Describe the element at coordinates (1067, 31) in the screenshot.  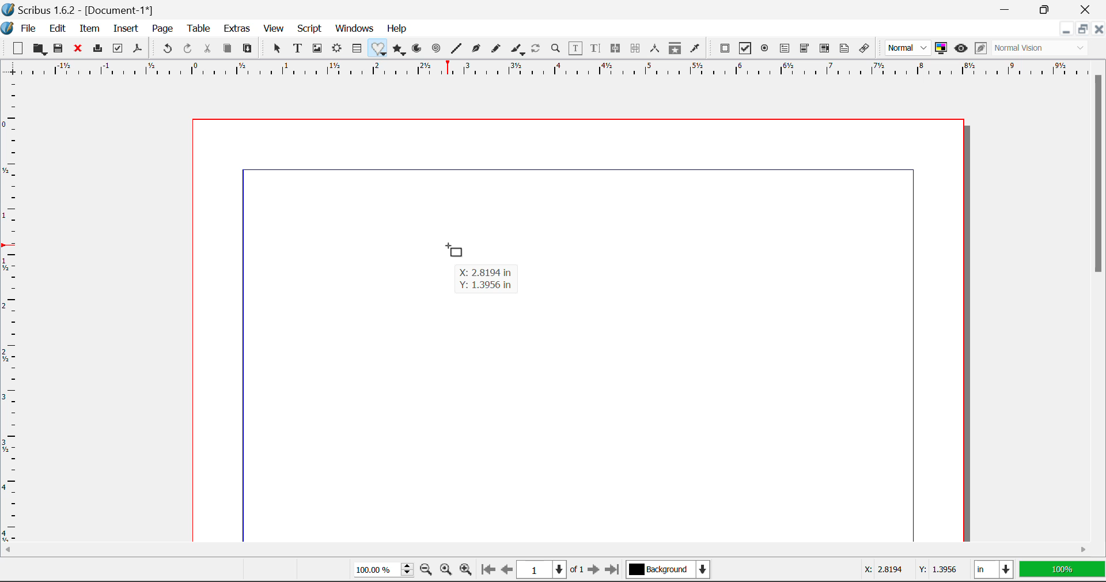
I see `Restore Down` at that location.